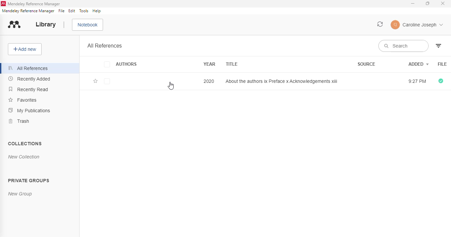  I want to click on collections, so click(24, 143).